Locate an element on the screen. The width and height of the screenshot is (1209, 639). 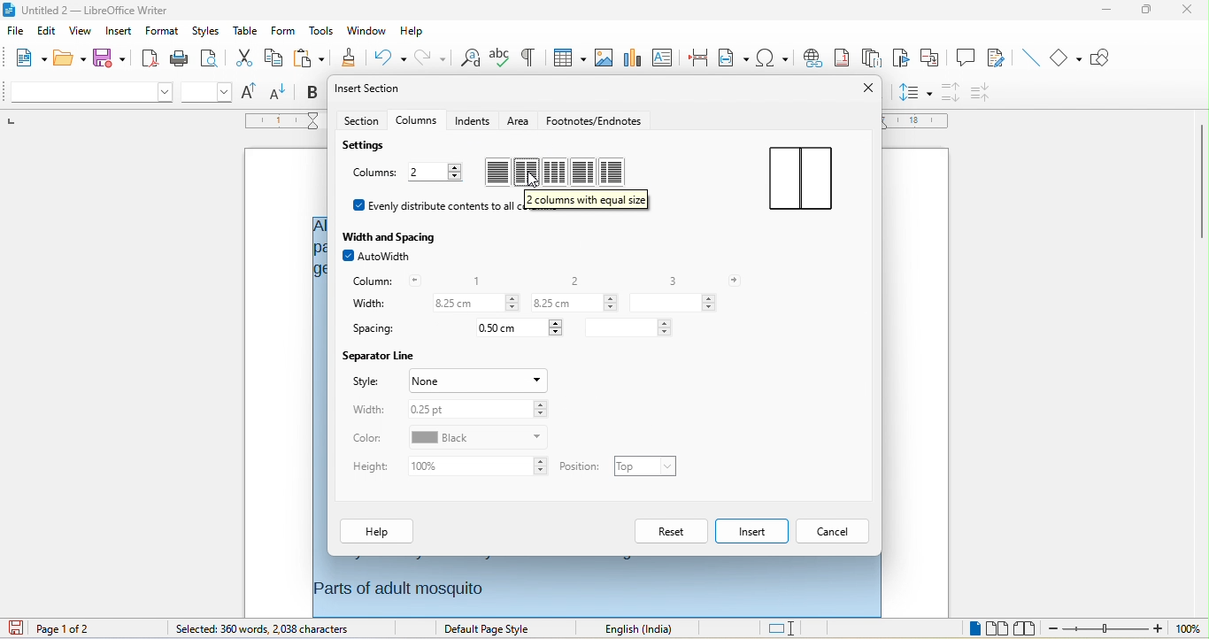
default page style is located at coordinates (489, 629).